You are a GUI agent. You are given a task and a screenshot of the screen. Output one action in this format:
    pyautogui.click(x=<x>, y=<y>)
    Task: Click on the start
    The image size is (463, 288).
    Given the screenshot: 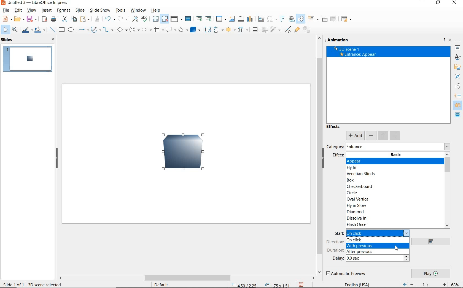 What is the action you would take?
    pyautogui.click(x=338, y=233)
    